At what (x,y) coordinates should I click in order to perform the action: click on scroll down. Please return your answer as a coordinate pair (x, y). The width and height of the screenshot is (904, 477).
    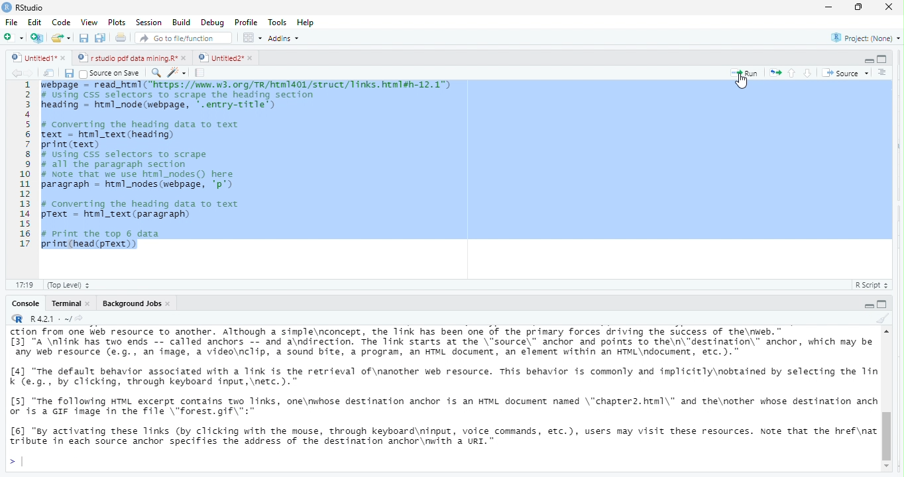
    Looking at the image, I should click on (887, 467).